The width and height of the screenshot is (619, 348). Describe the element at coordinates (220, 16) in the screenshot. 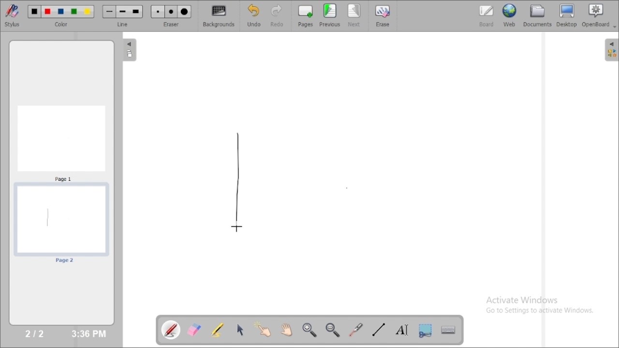

I see `backgrounds` at that location.